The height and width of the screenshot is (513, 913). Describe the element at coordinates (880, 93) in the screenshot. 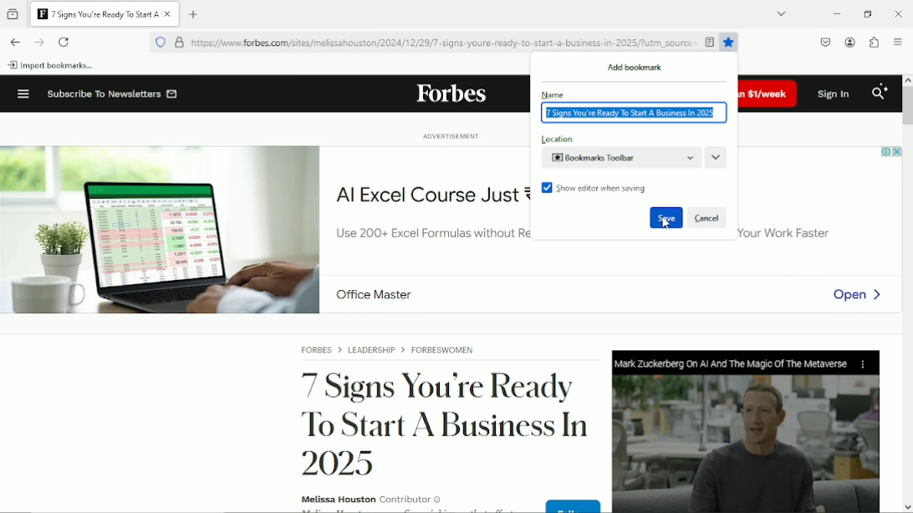

I see `Search` at that location.